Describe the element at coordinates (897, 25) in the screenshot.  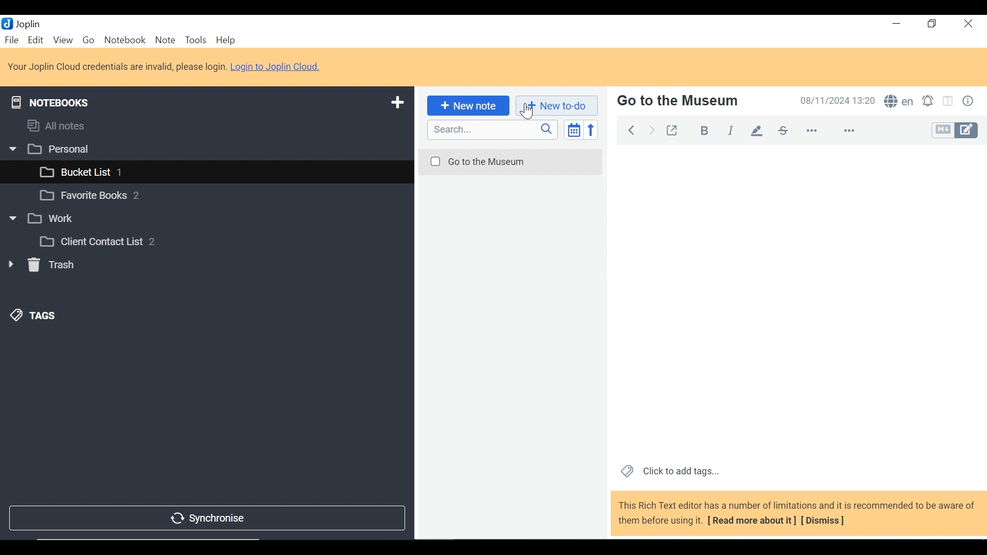
I see `minimize` at that location.